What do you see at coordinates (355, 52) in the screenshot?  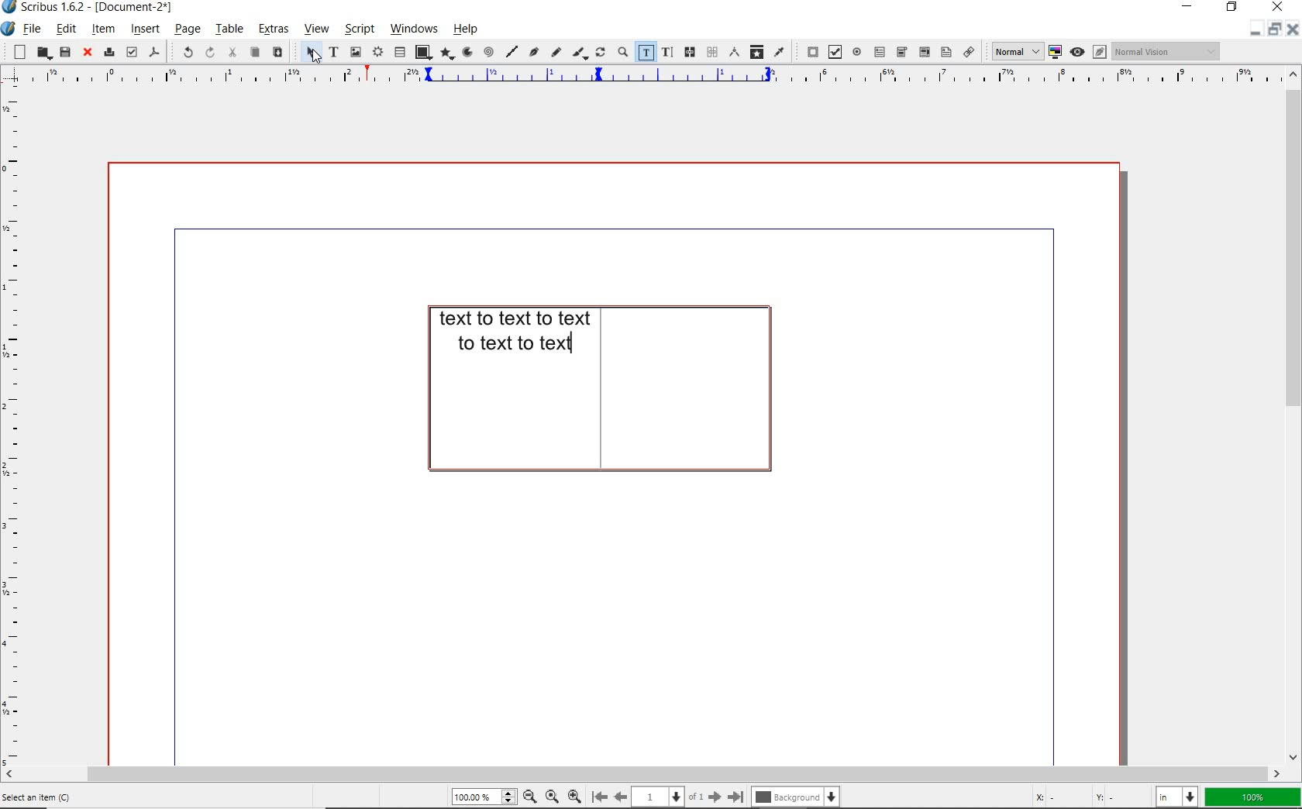 I see `image frame` at bounding box center [355, 52].